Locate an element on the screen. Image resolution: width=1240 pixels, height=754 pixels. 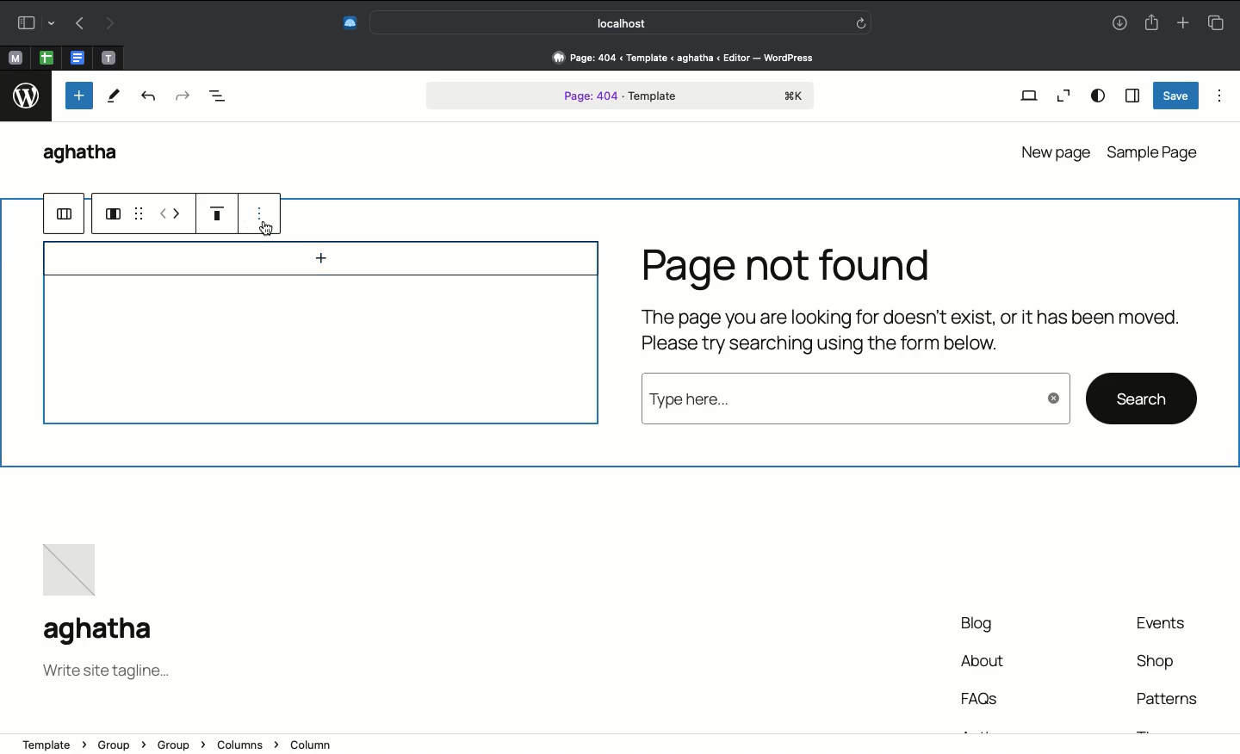
ungroup is located at coordinates (61, 215).